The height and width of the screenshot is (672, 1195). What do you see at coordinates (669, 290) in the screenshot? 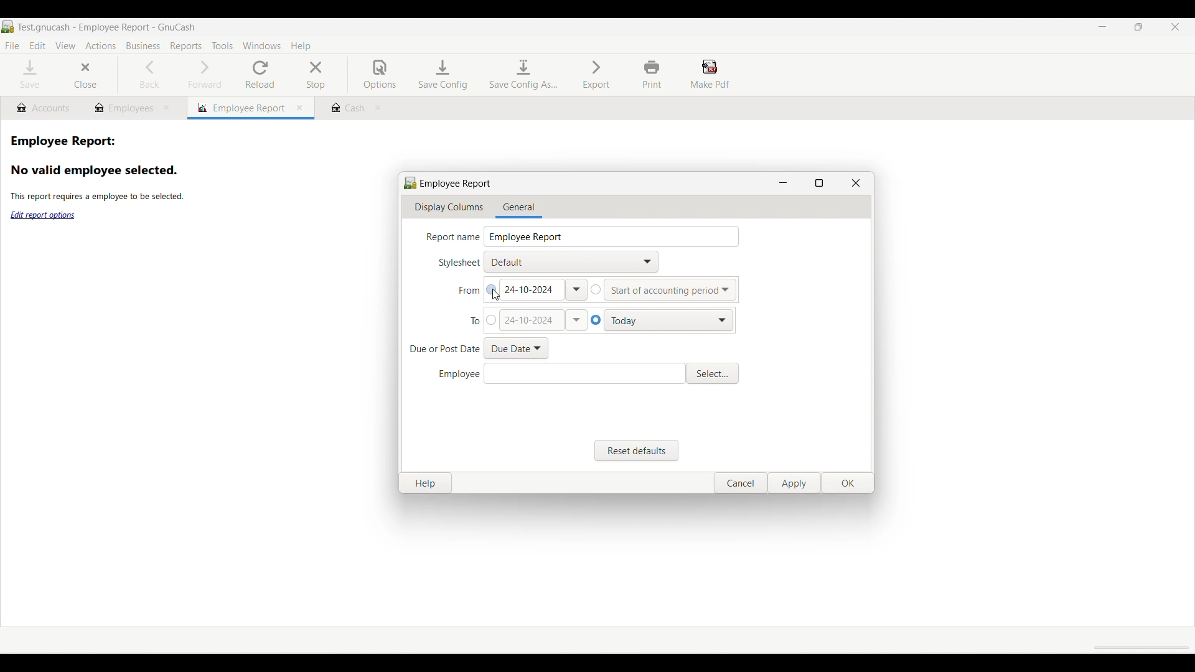
I see `Preset start date options` at bounding box center [669, 290].